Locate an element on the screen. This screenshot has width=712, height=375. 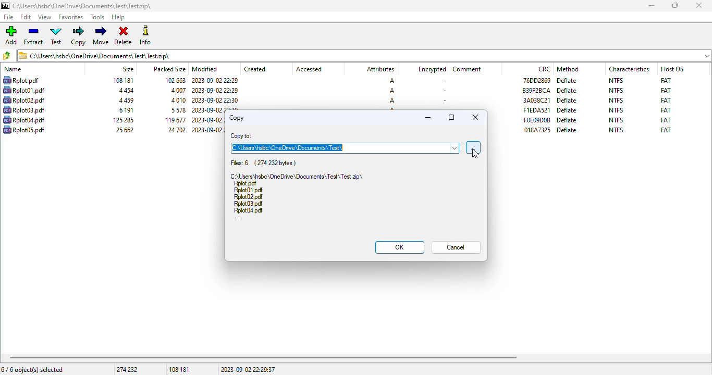
modified date & time is located at coordinates (215, 81).